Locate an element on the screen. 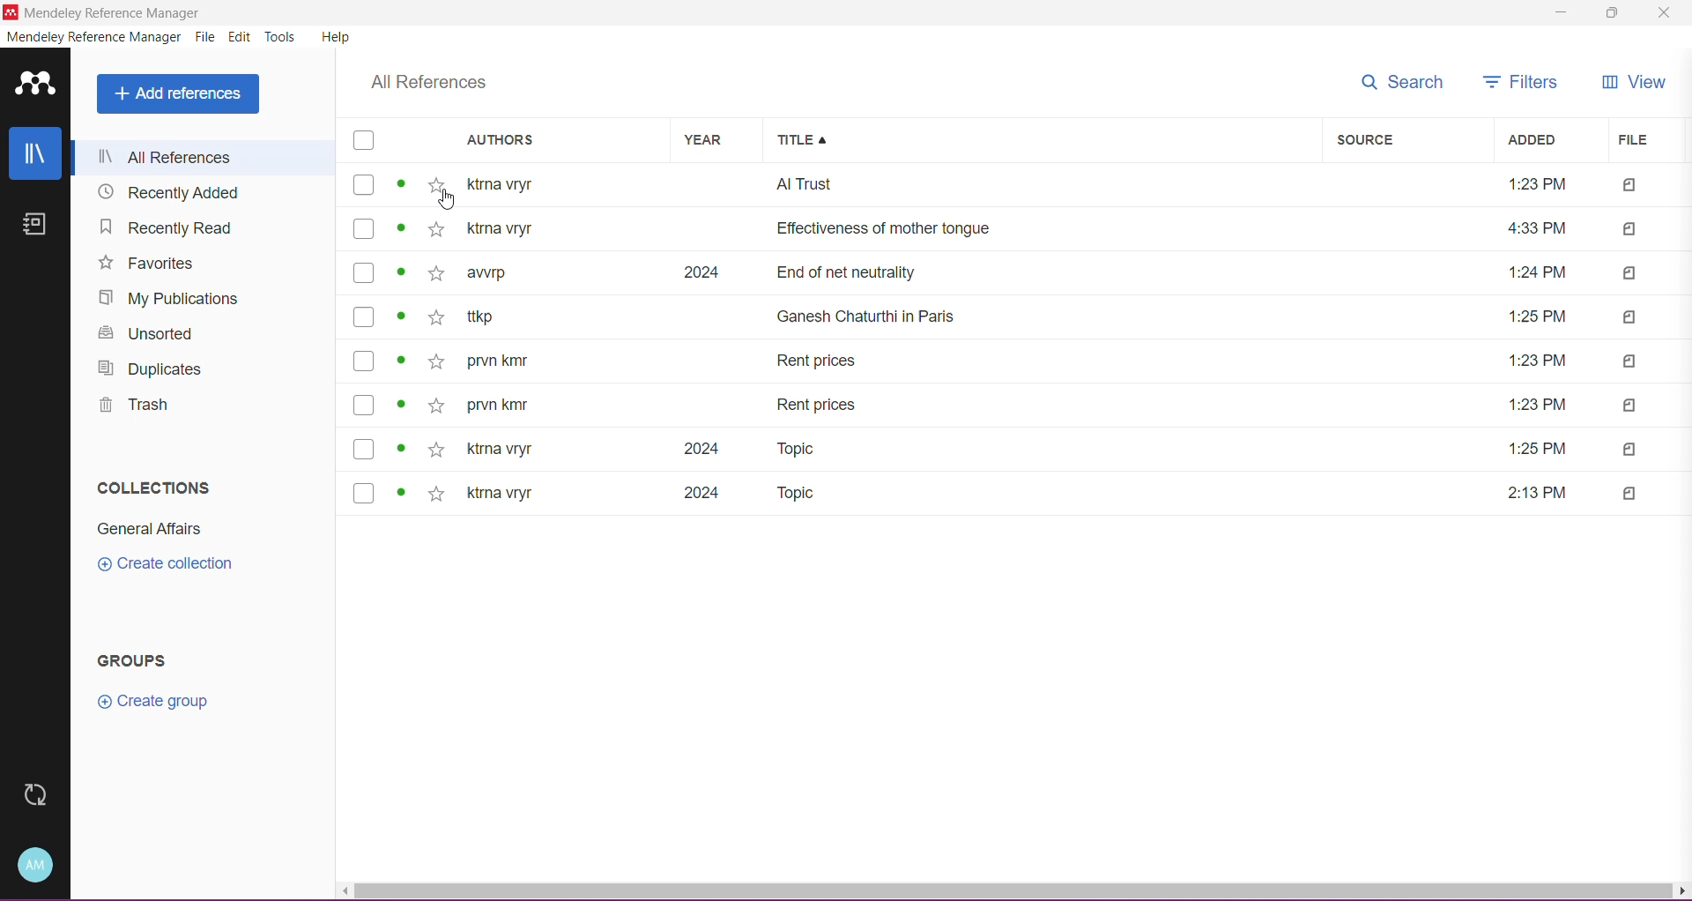  Recently Added is located at coordinates (173, 192).